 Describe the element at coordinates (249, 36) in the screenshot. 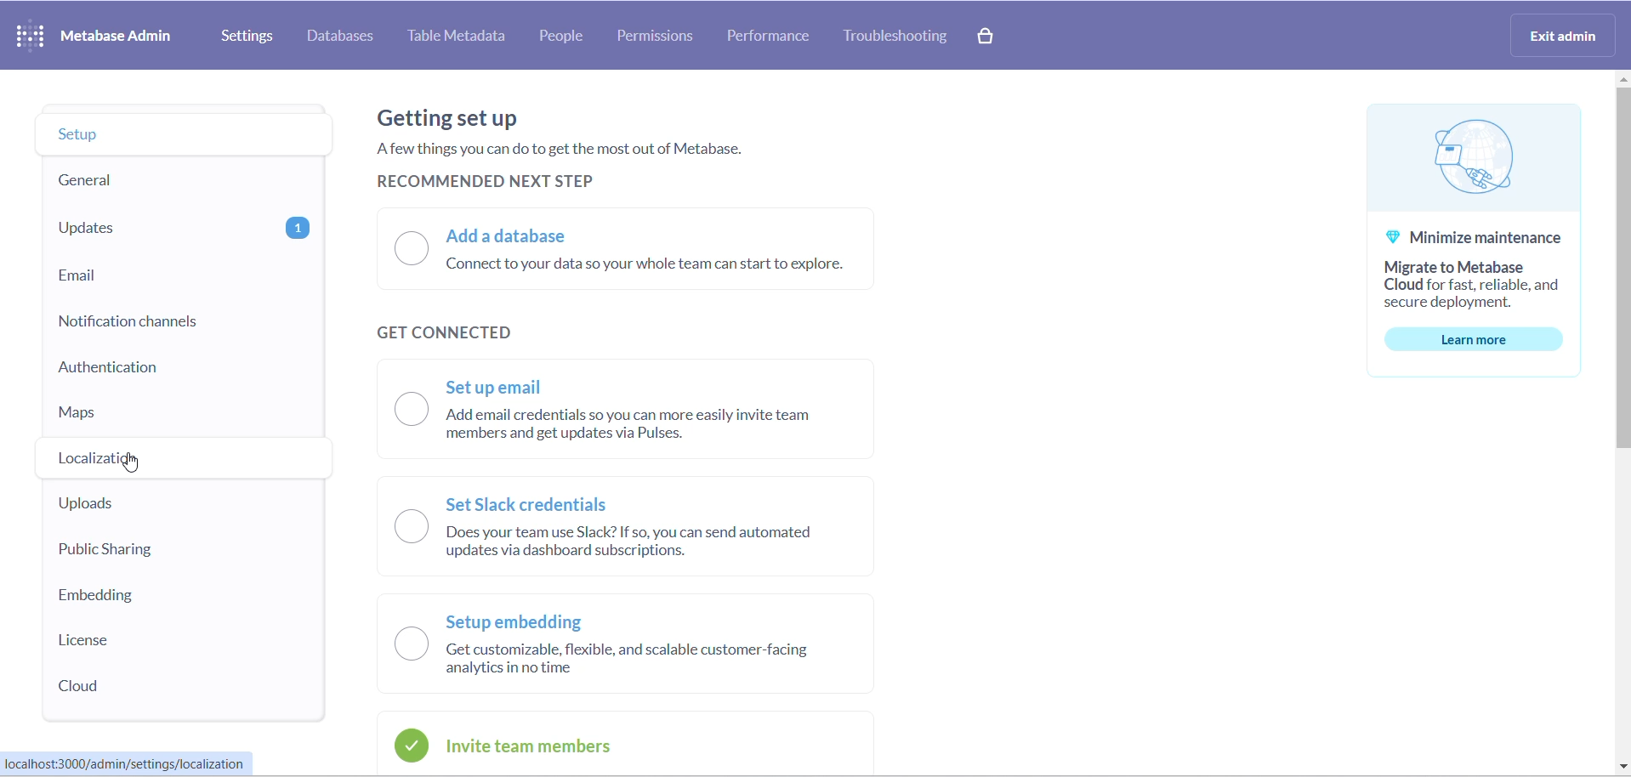

I see `SETTINGS` at that location.